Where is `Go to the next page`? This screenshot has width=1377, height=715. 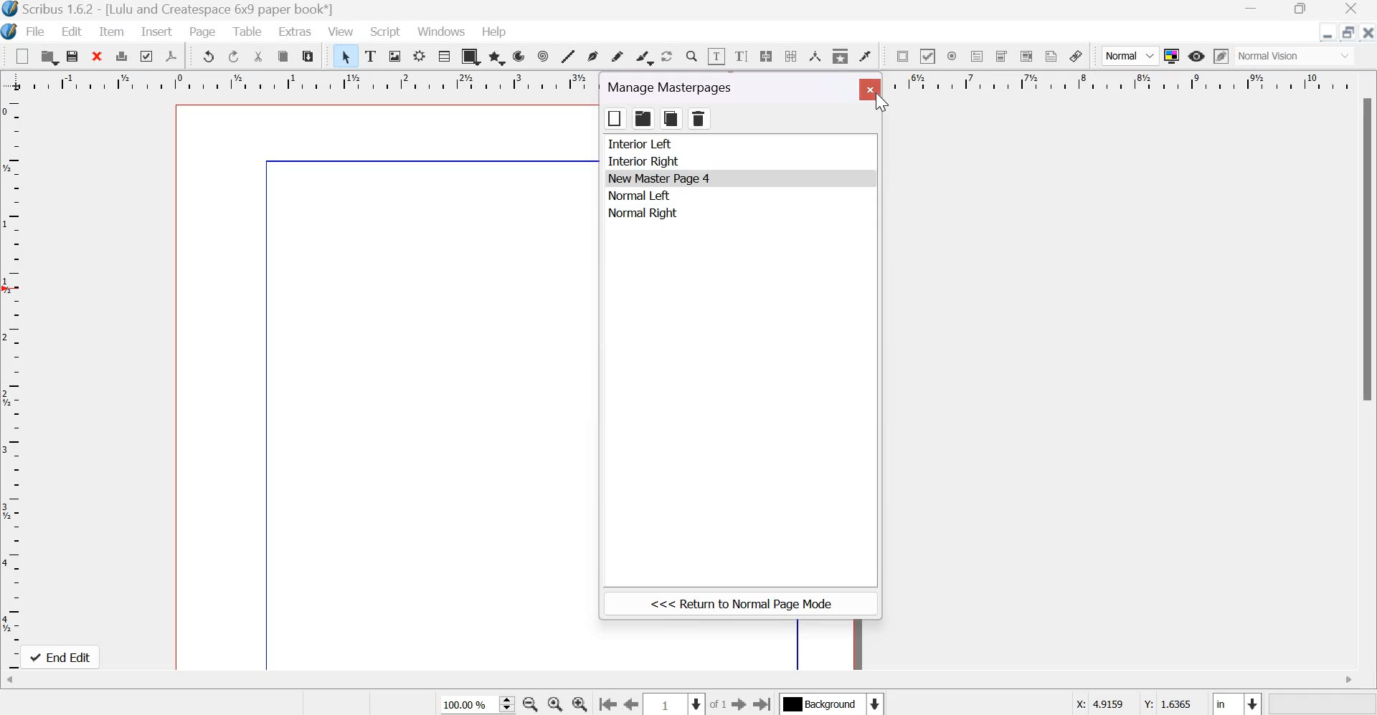 Go to the next page is located at coordinates (739, 704).